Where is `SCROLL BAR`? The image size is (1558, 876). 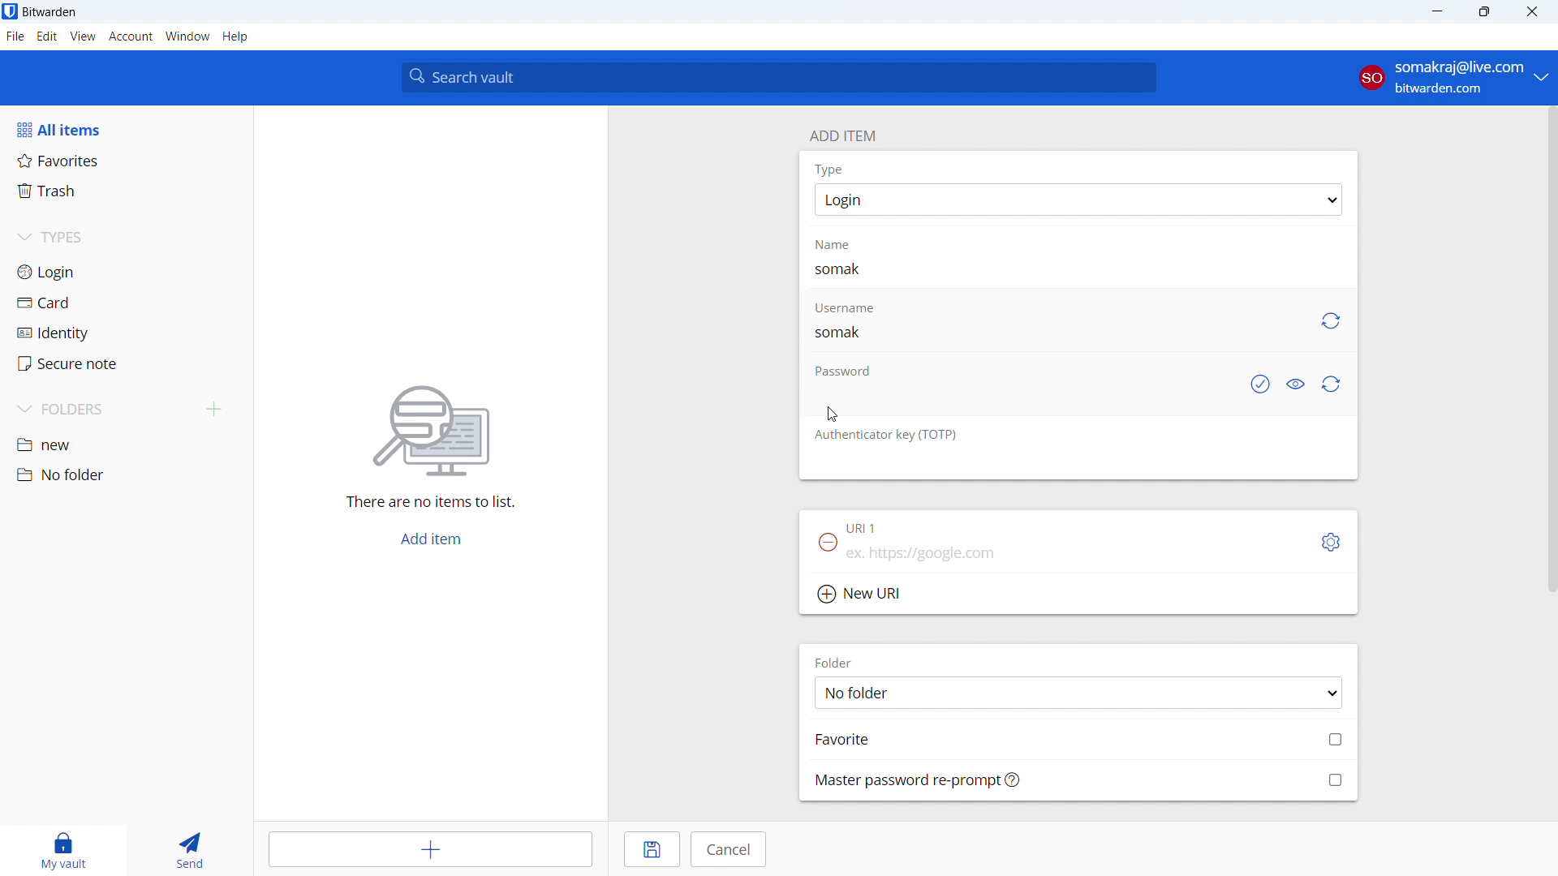 SCROLL BAR is located at coordinates (1548, 350).